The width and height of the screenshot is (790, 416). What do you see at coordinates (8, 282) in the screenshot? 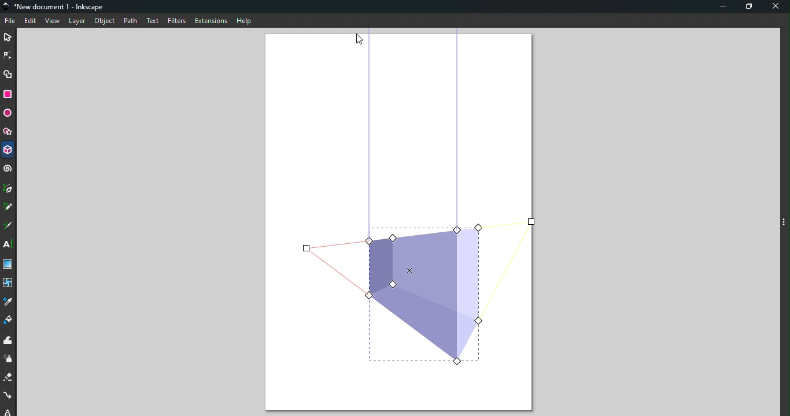
I see `Mesh tool` at bounding box center [8, 282].